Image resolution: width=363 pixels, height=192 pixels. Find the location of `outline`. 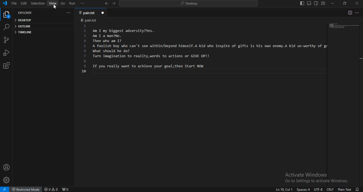

outline is located at coordinates (23, 26).